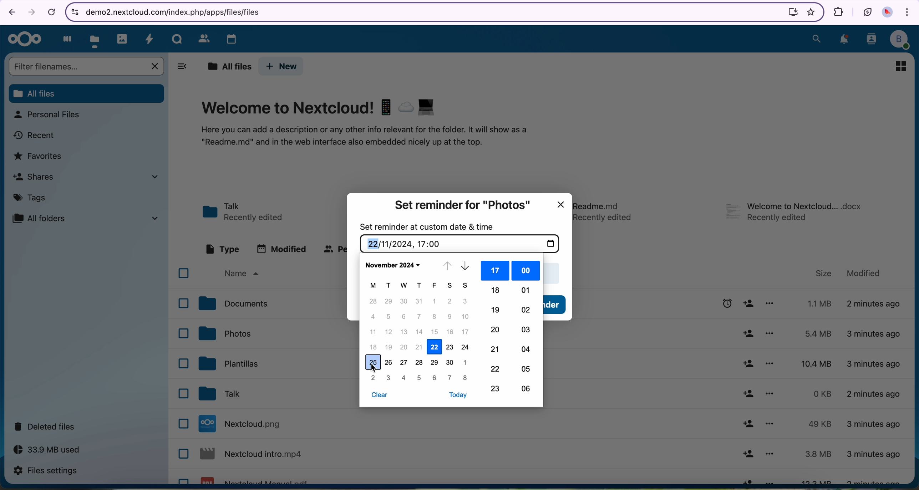 This screenshot has height=490, width=919. Describe the element at coordinates (449, 362) in the screenshot. I see `30` at that location.